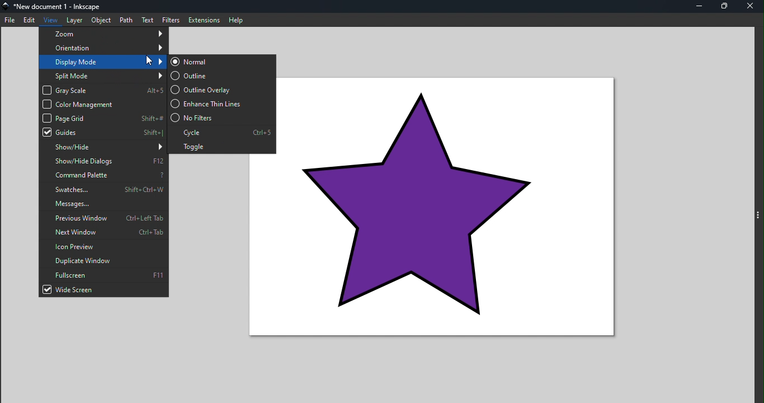 The width and height of the screenshot is (764, 403). I want to click on Icon preview, so click(103, 246).